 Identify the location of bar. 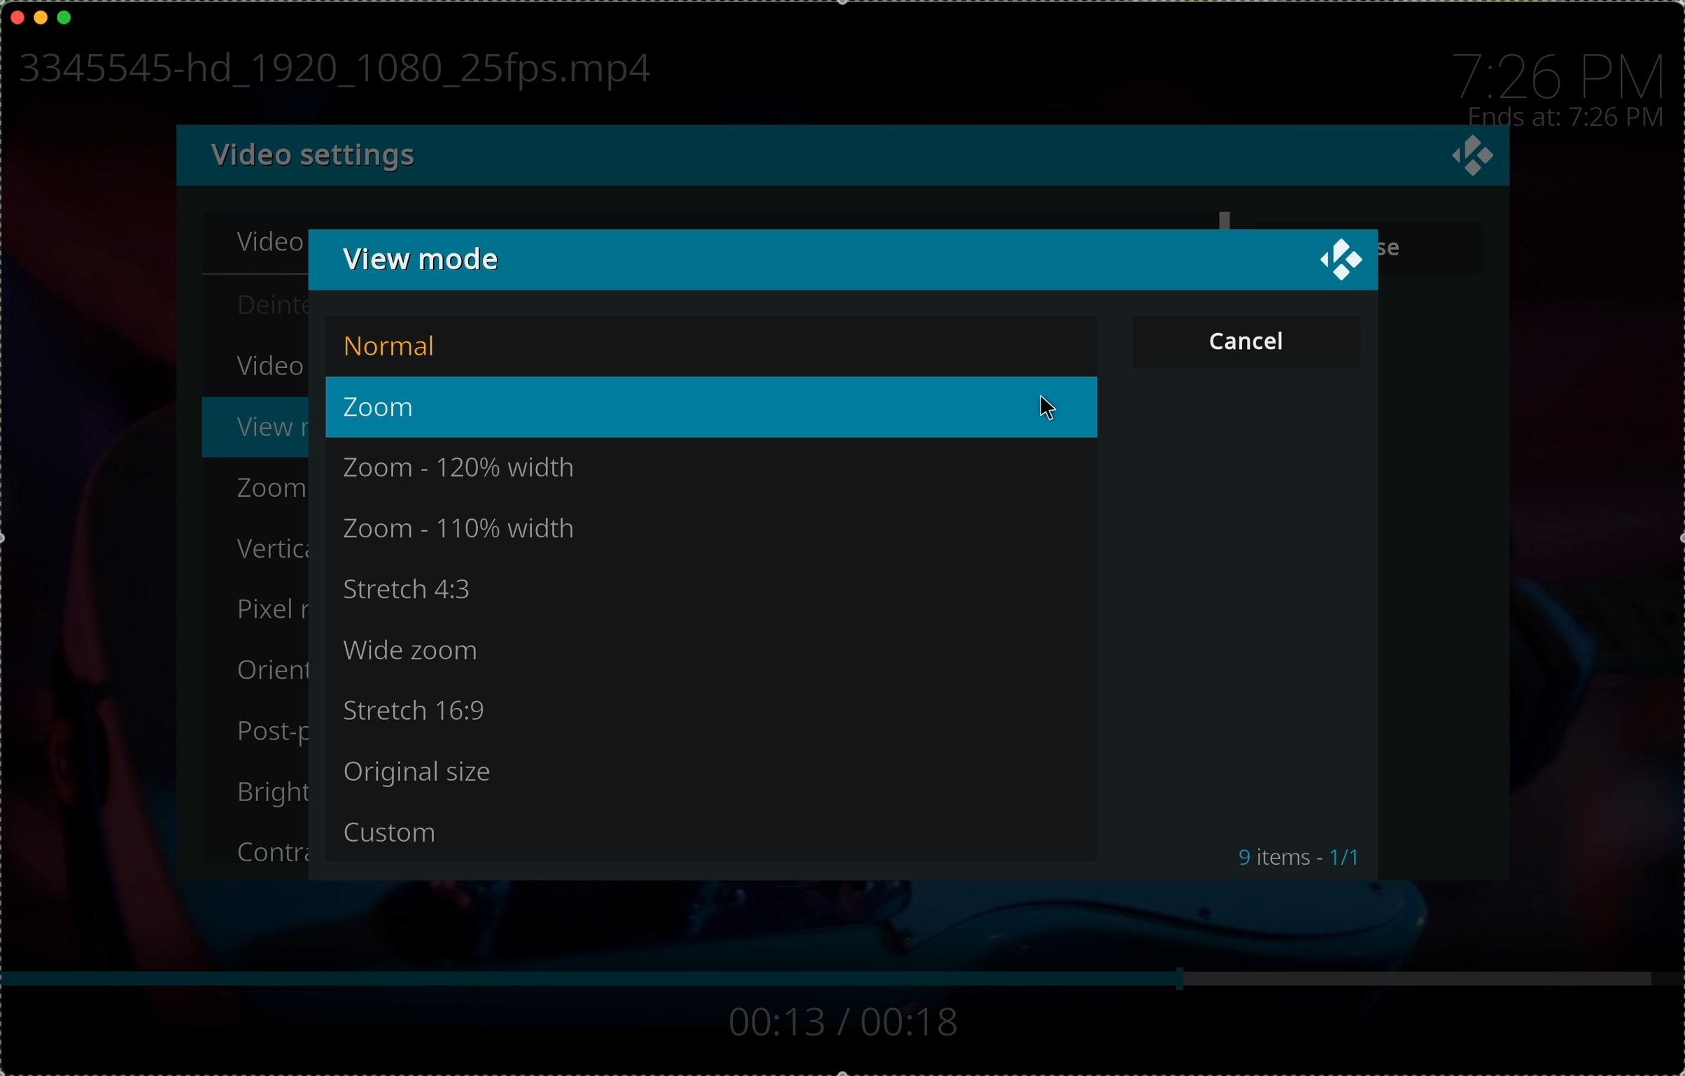
(838, 978).